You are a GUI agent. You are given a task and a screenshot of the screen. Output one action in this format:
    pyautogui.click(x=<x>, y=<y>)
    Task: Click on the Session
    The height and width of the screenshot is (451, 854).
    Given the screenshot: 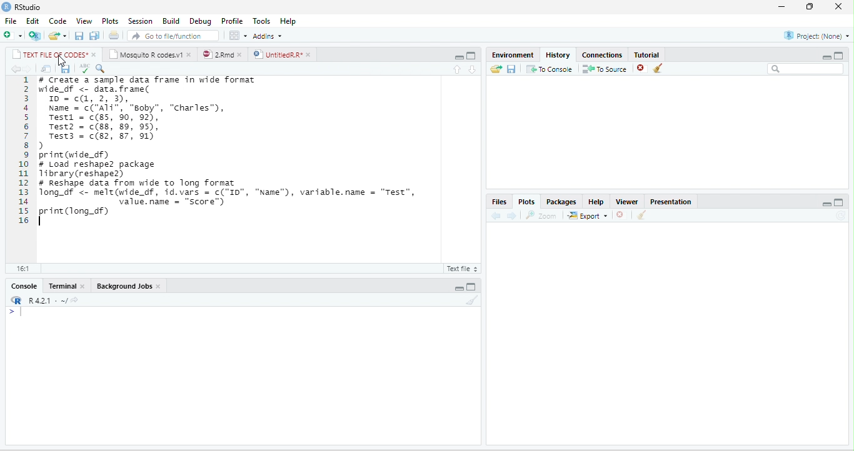 What is the action you would take?
    pyautogui.click(x=141, y=21)
    